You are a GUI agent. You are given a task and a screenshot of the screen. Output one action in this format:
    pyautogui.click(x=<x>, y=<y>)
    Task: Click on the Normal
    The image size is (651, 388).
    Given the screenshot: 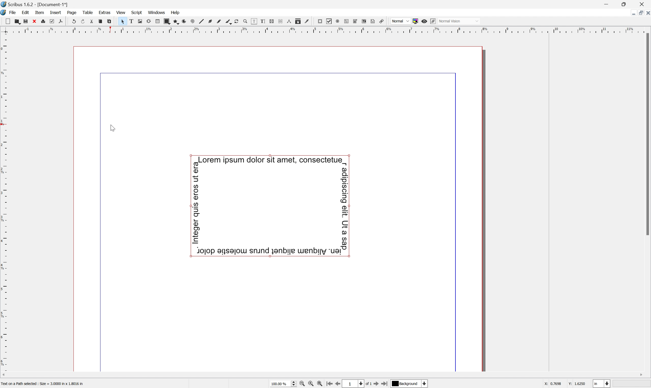 What is the action you would take?
    pyautogui.click(x=400, y=20)
    